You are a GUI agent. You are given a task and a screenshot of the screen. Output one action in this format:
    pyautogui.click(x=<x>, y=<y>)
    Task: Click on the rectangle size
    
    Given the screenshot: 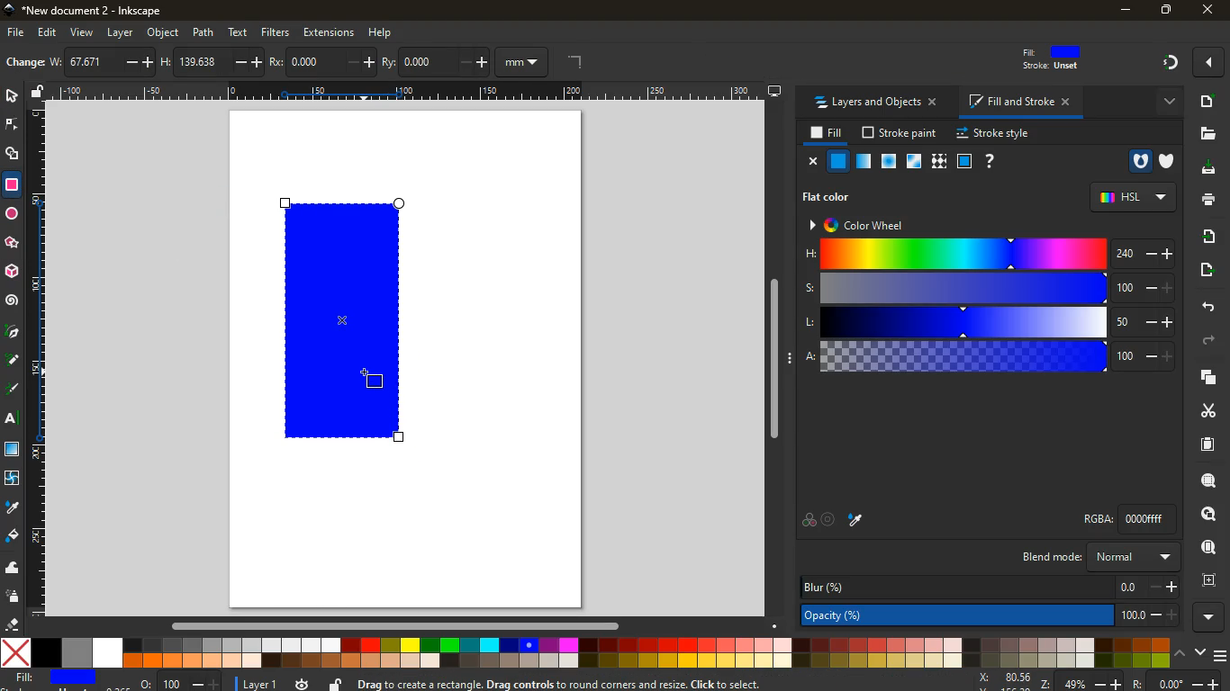 What is the action you would take?
    pyautogui.click(x=46, y=322)
    